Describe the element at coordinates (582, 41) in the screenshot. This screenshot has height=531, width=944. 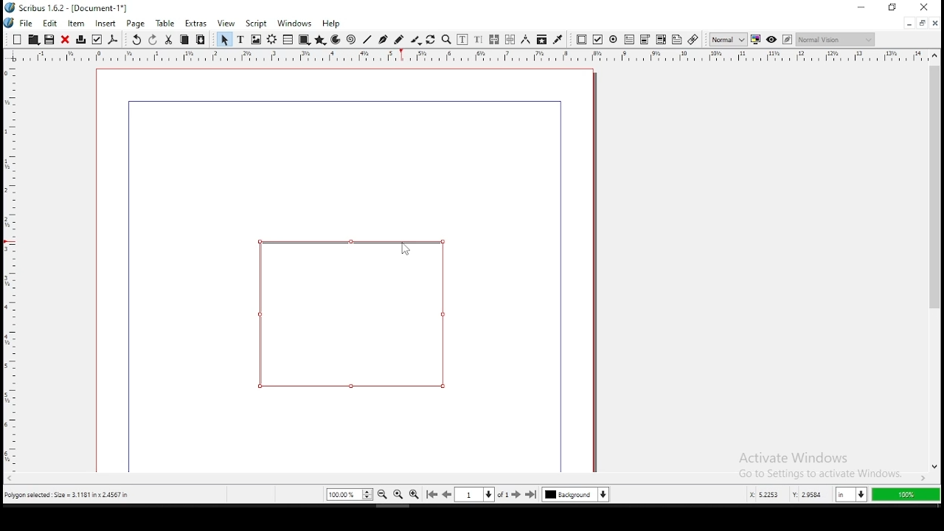
I see `pdf push button` at that location.